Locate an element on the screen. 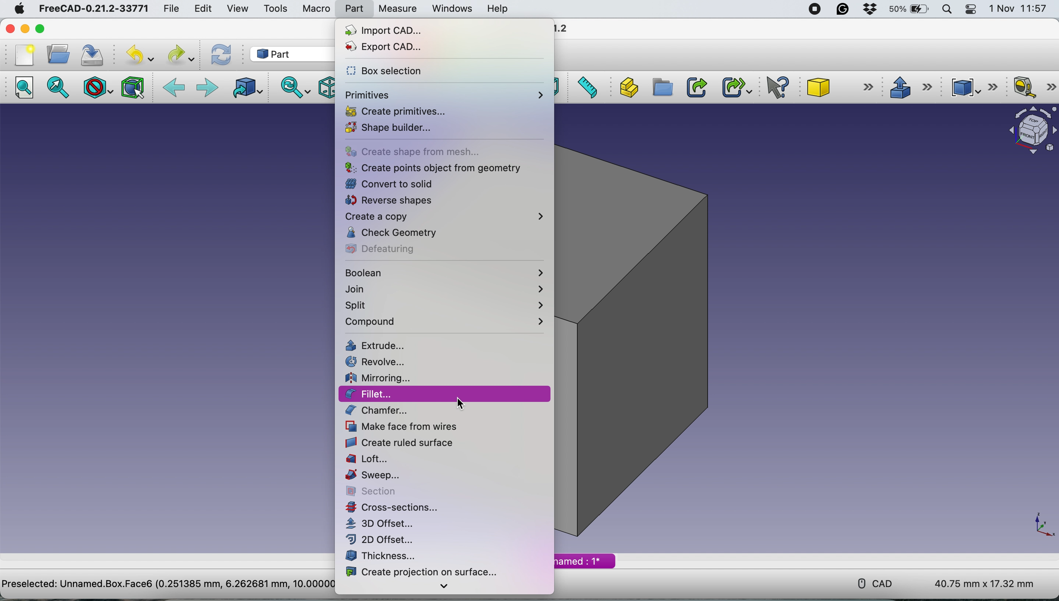 The image size is (1059, 601). dimensions 40.75 mm x 17.32mm is located at coordinates (986, 584).